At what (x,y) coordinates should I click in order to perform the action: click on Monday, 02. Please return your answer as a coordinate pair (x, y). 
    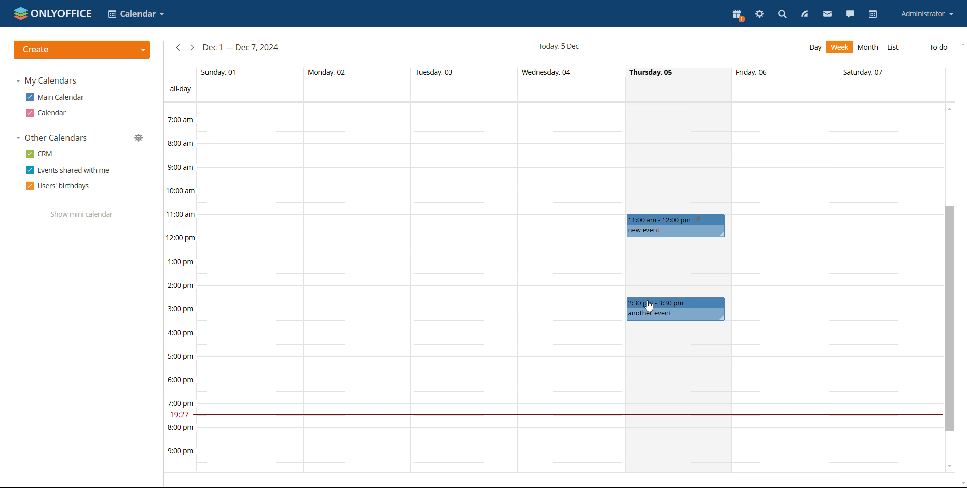
    Looking at the image, I should click on (338, 72).